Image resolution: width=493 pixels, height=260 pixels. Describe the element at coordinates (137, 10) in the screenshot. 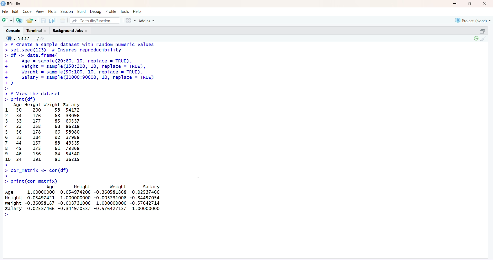

I see `Help` at that location.